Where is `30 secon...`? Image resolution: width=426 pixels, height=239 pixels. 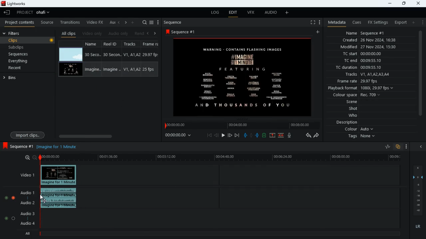
30 secon... is located at coordinates (111, 55).